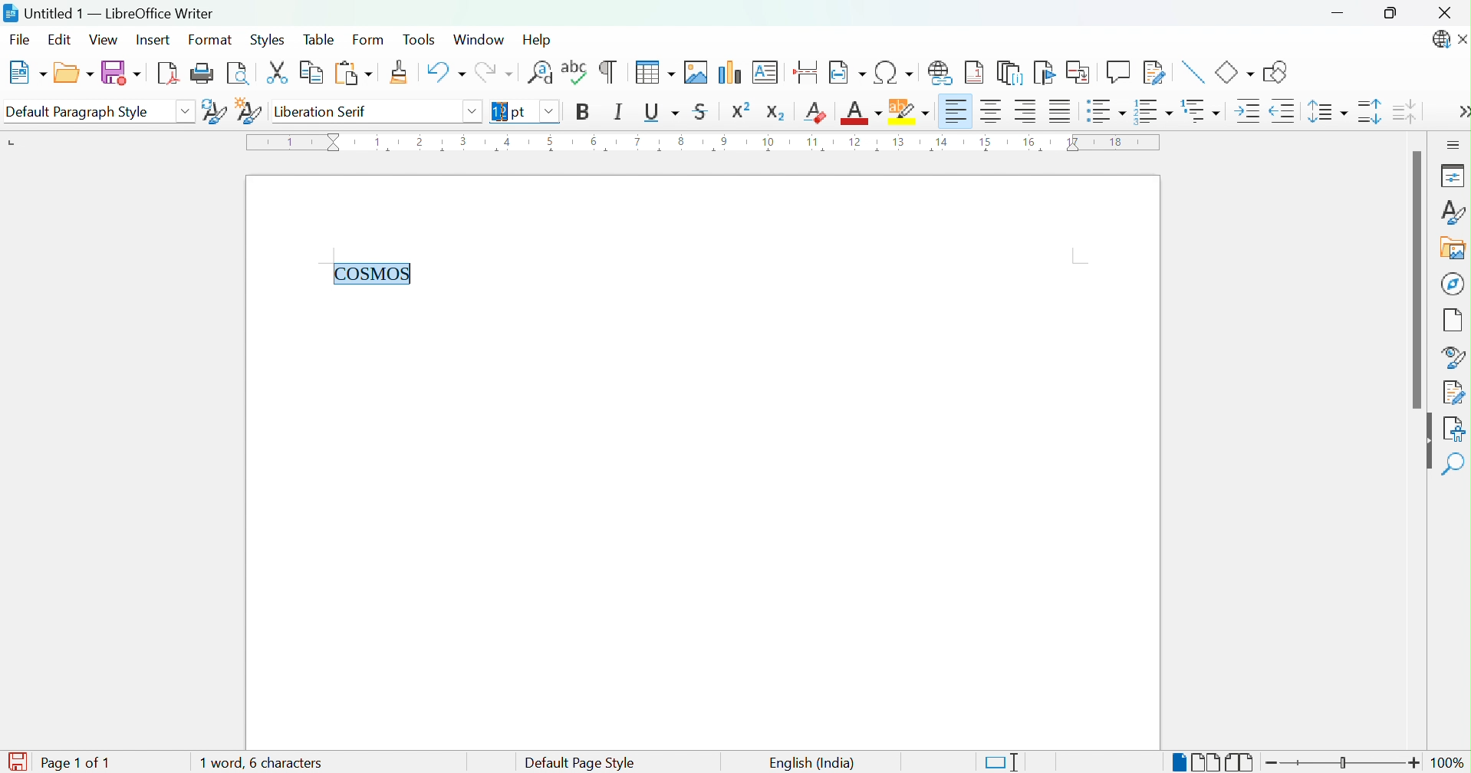  What do you see at coordinates (1233, 72) in the screenshot?
I see `Basic Shapes` at bounding box center [1233, 72].